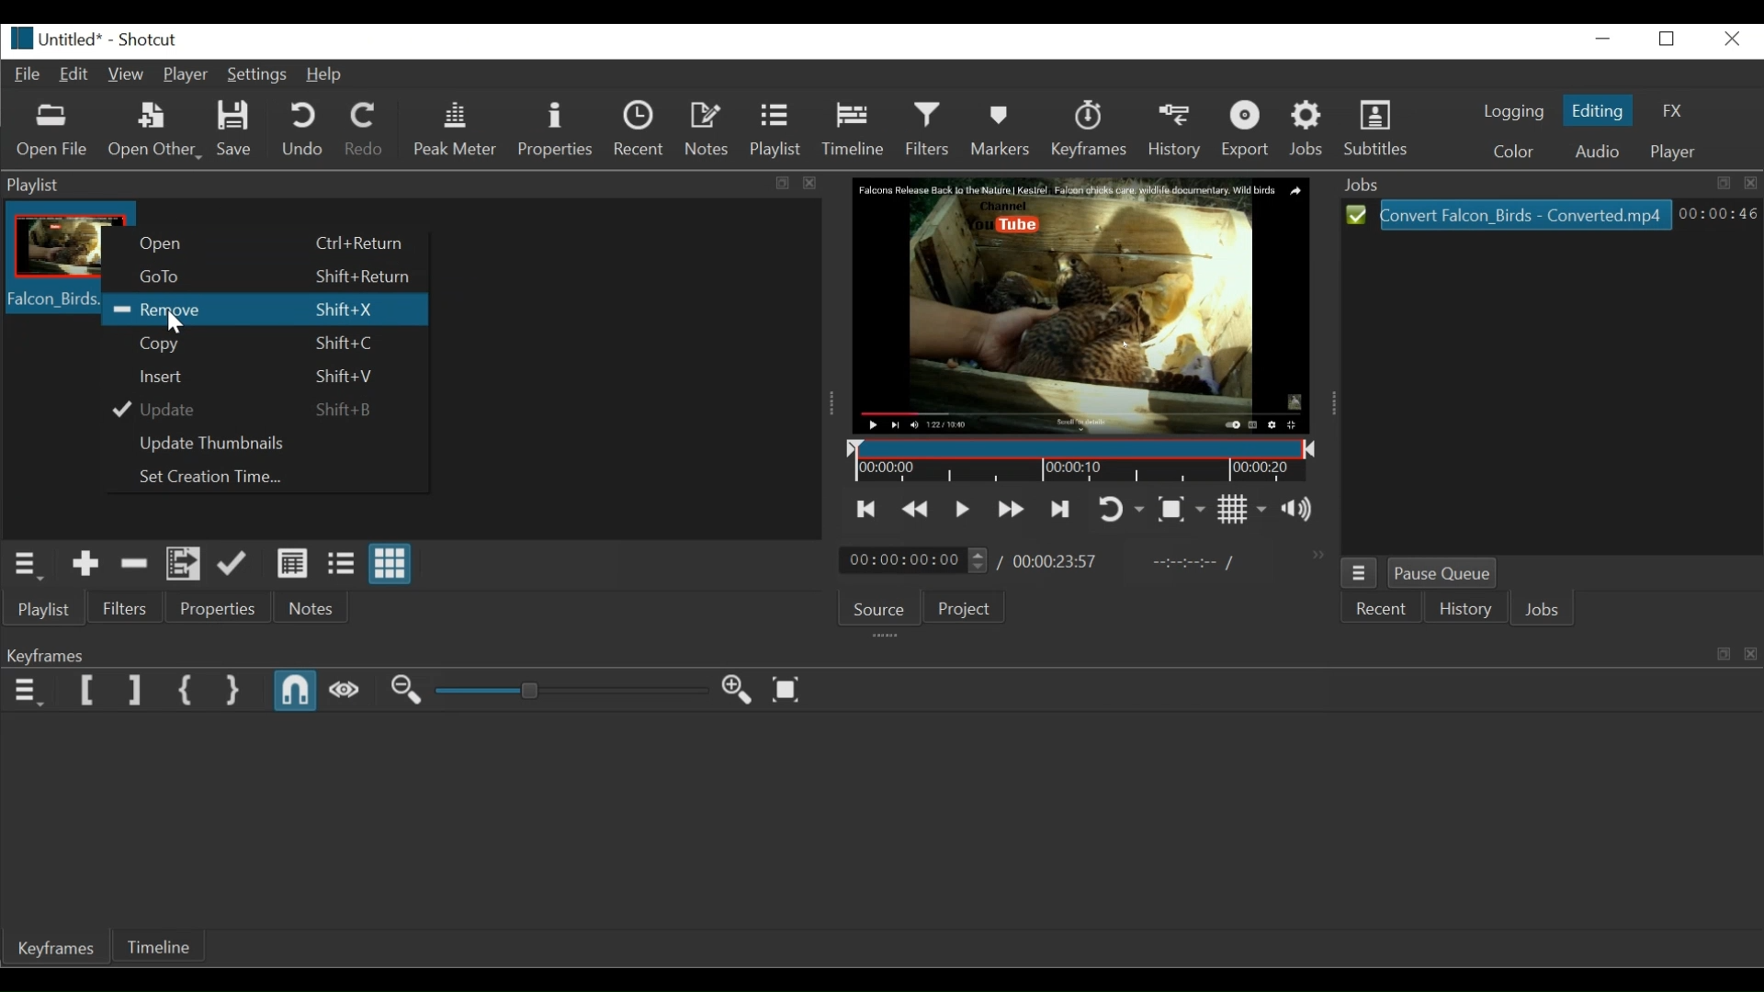 The width and height of the screenshot is (1764, 992). I want to click on restore, so click(1719, 651).